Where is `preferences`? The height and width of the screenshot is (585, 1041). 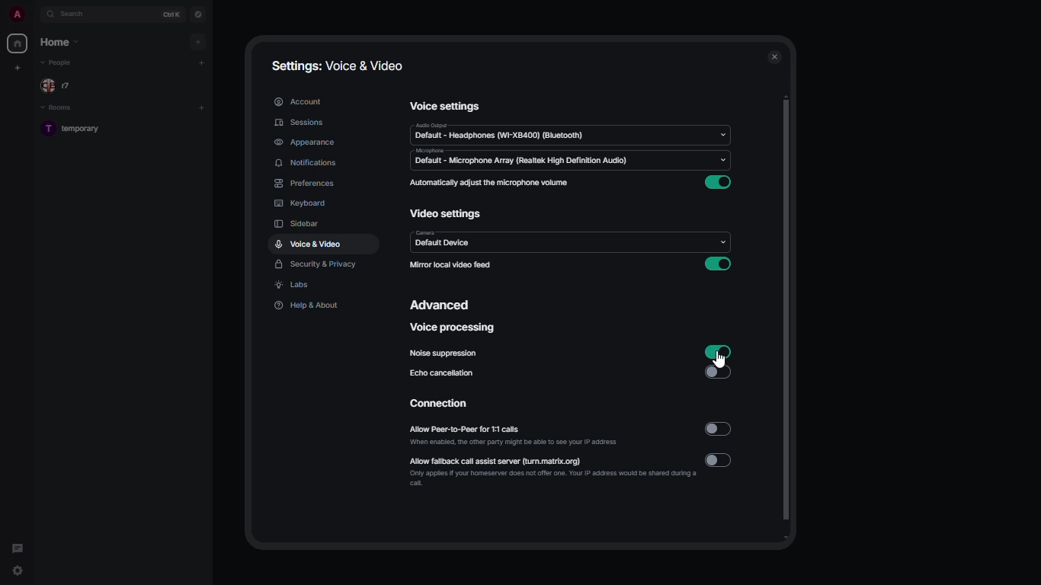
preferences is located at coordinates (304, 183).